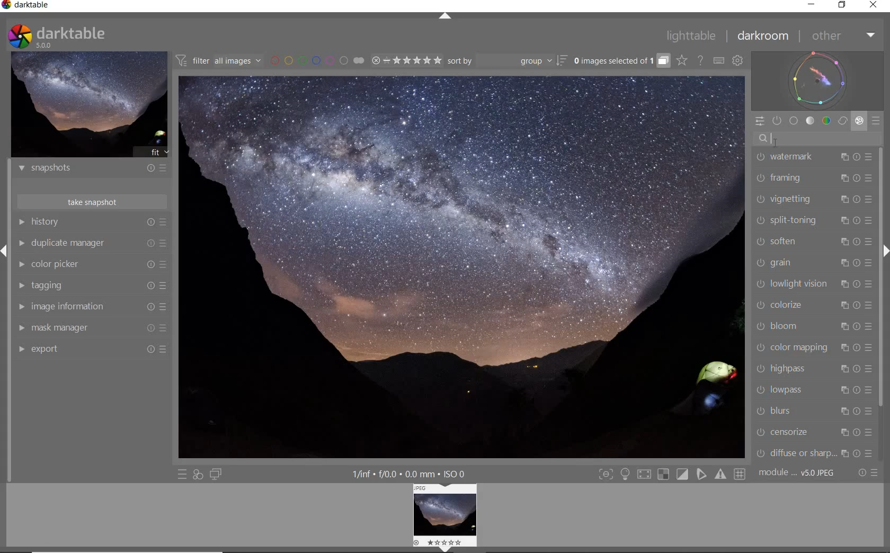  What do you see at coordinates (19, 286) in the screenshot?
I see `TAGGING` at bounding box center [19, 286].